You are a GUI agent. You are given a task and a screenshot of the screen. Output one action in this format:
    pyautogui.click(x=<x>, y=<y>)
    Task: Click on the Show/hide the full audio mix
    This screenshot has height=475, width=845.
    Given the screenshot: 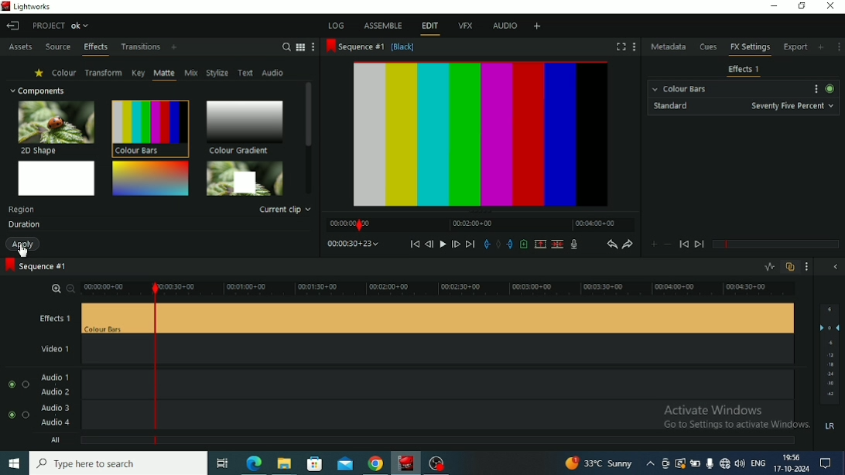 What is the action you would take?
    pyautogui.click(x=835, y=268)
    